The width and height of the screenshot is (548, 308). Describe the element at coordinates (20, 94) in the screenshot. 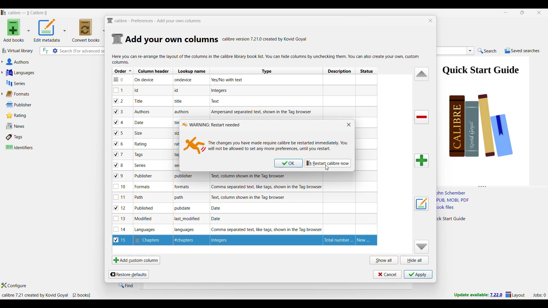

I see `Formats` at that location.